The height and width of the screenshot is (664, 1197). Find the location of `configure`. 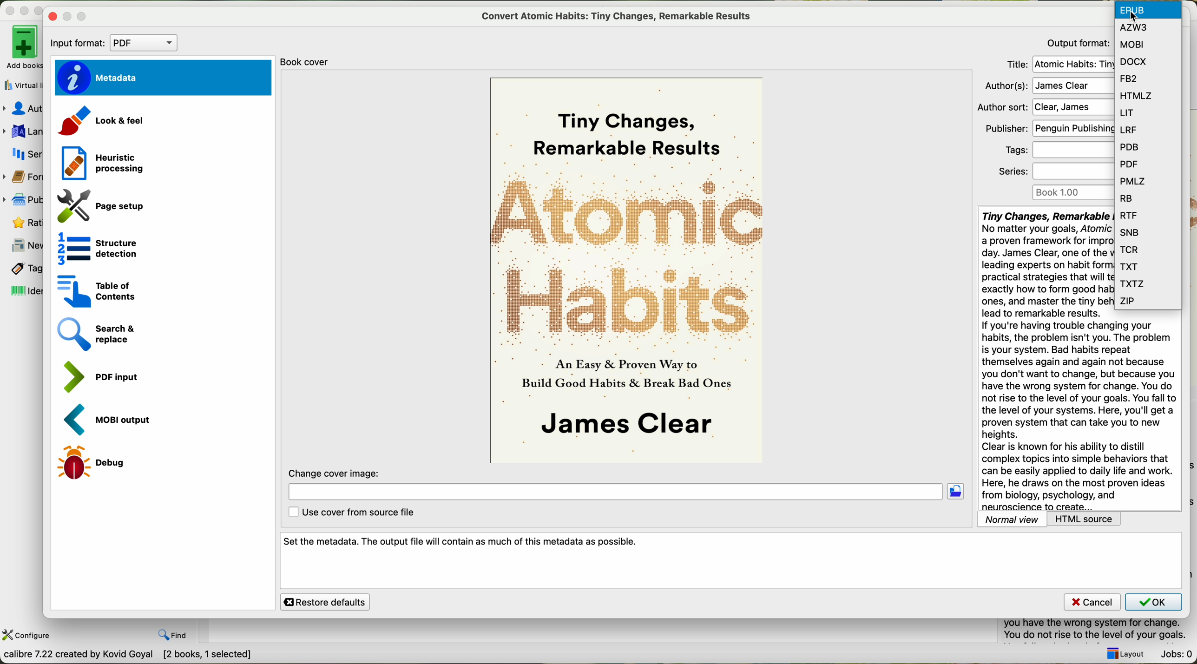

configure is located at coordinates (28, 635).